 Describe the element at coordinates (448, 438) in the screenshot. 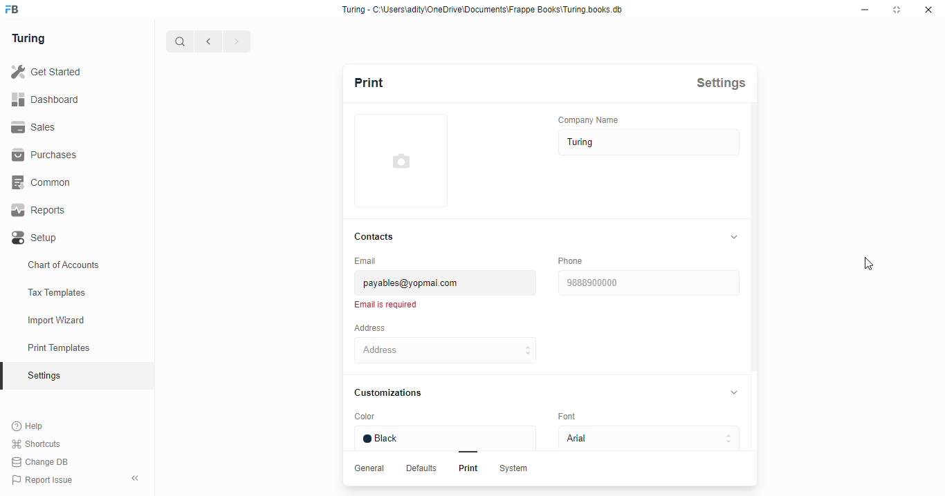

I see `Black` at that location.